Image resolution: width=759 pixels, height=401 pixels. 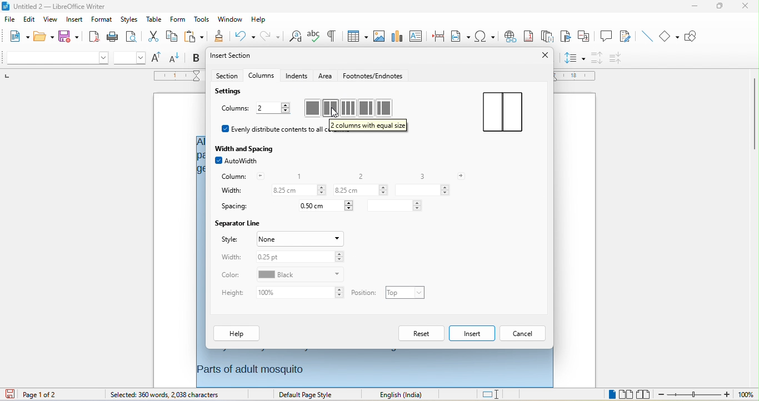 What do you see at coordinates (606, 36) in the screenshot?
I see `comment` at bounding box center [606, 36].